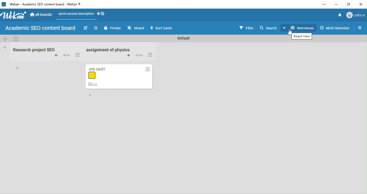 This screenshot has width=367, height=194. I want to click on notification, so click(340, 15).